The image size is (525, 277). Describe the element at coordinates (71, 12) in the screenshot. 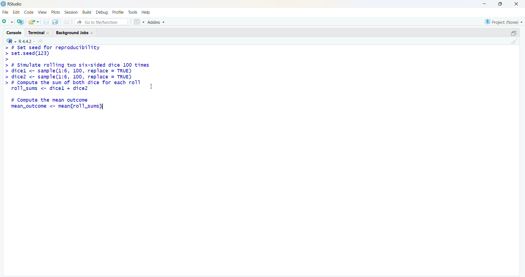

I see `session` at that location.